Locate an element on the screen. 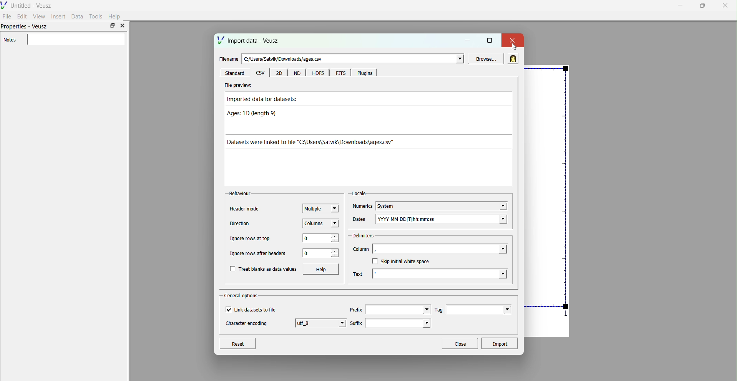 This screenshot has width=737, height=381. maximise is located at coordinates (112, 25).